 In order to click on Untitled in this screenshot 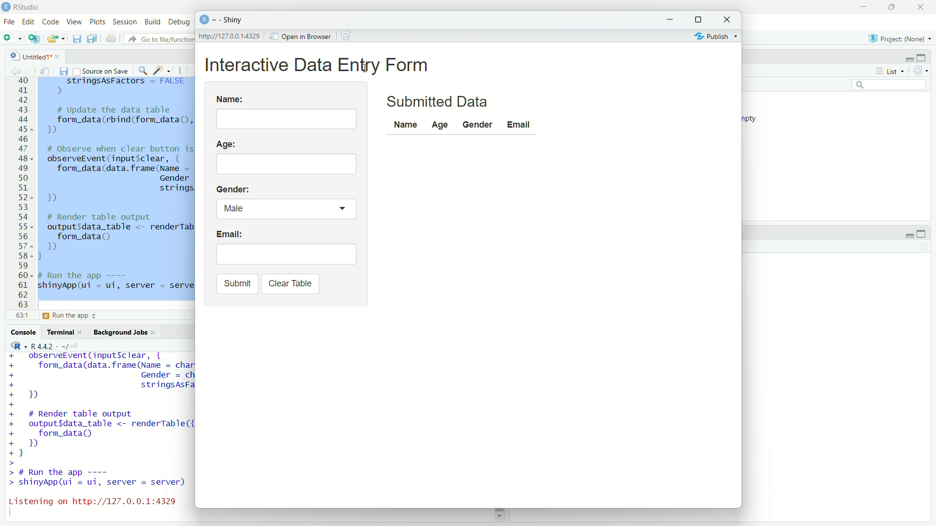, I will do `click(26, 55)`.